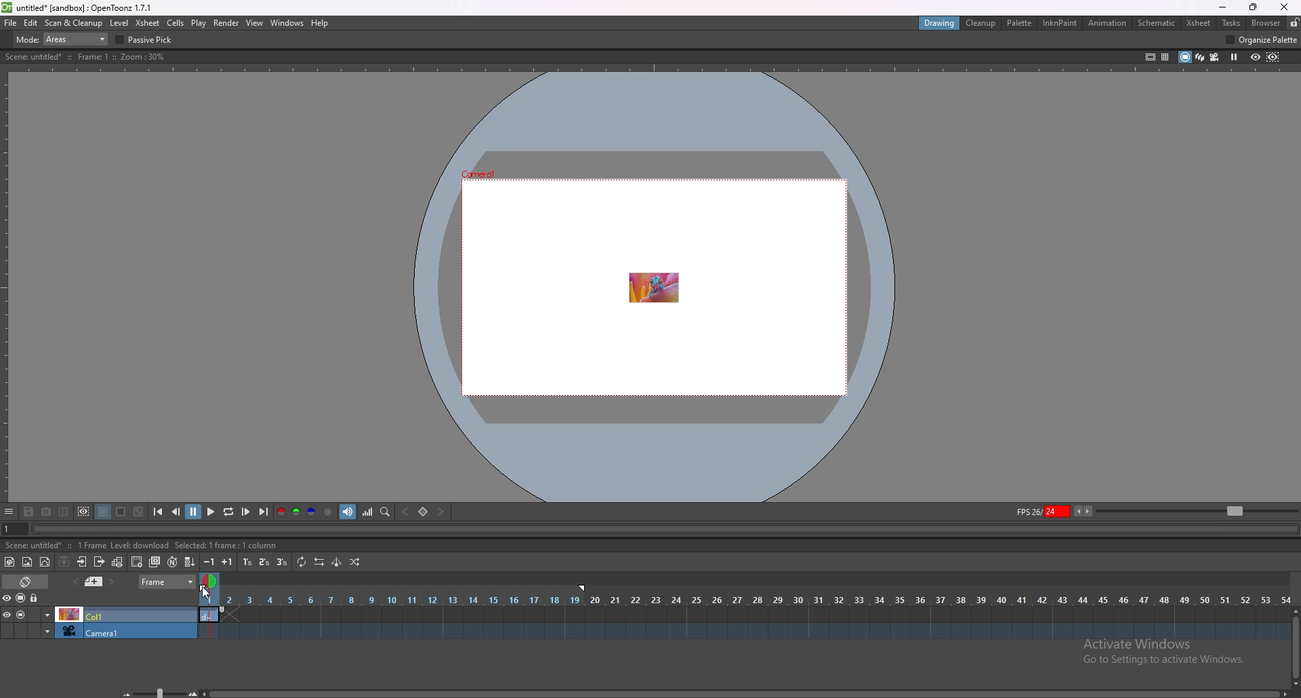  I want to click on inknpaint, so click(1060, 22).